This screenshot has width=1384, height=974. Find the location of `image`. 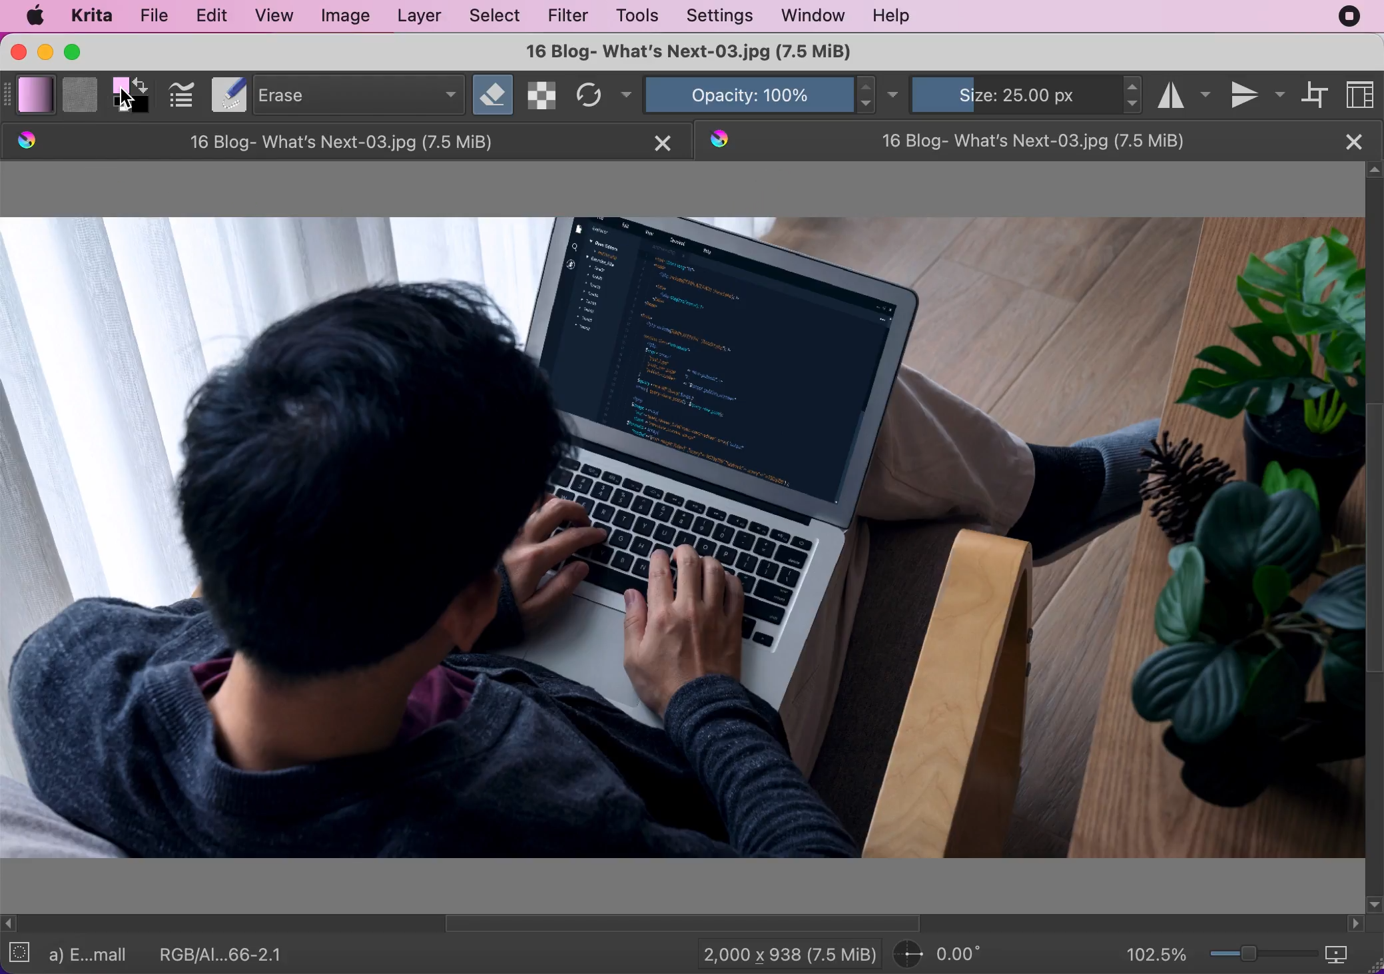

image is located at coordinates (350, 17).